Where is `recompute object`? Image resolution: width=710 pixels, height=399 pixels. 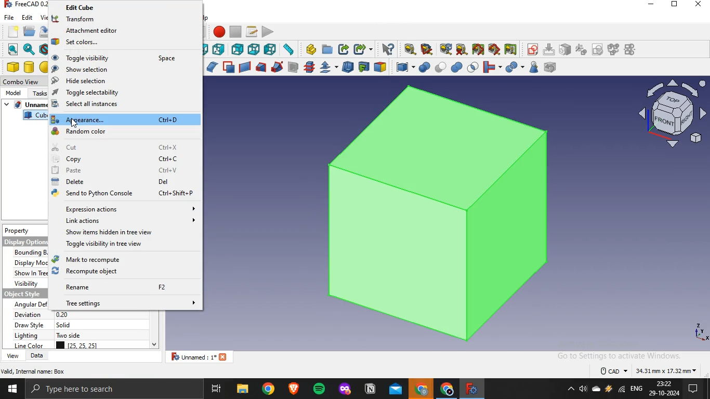
recompute object is located at coordinates (120, 271).